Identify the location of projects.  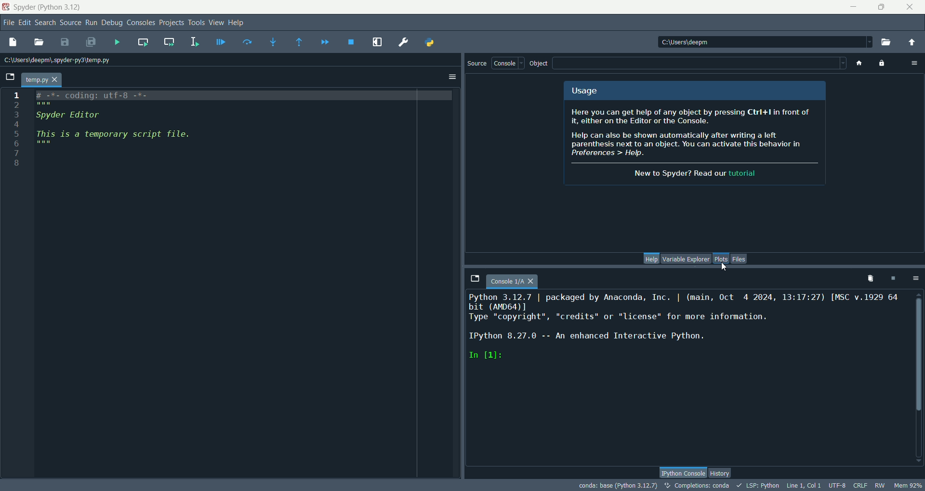
(173, 22).